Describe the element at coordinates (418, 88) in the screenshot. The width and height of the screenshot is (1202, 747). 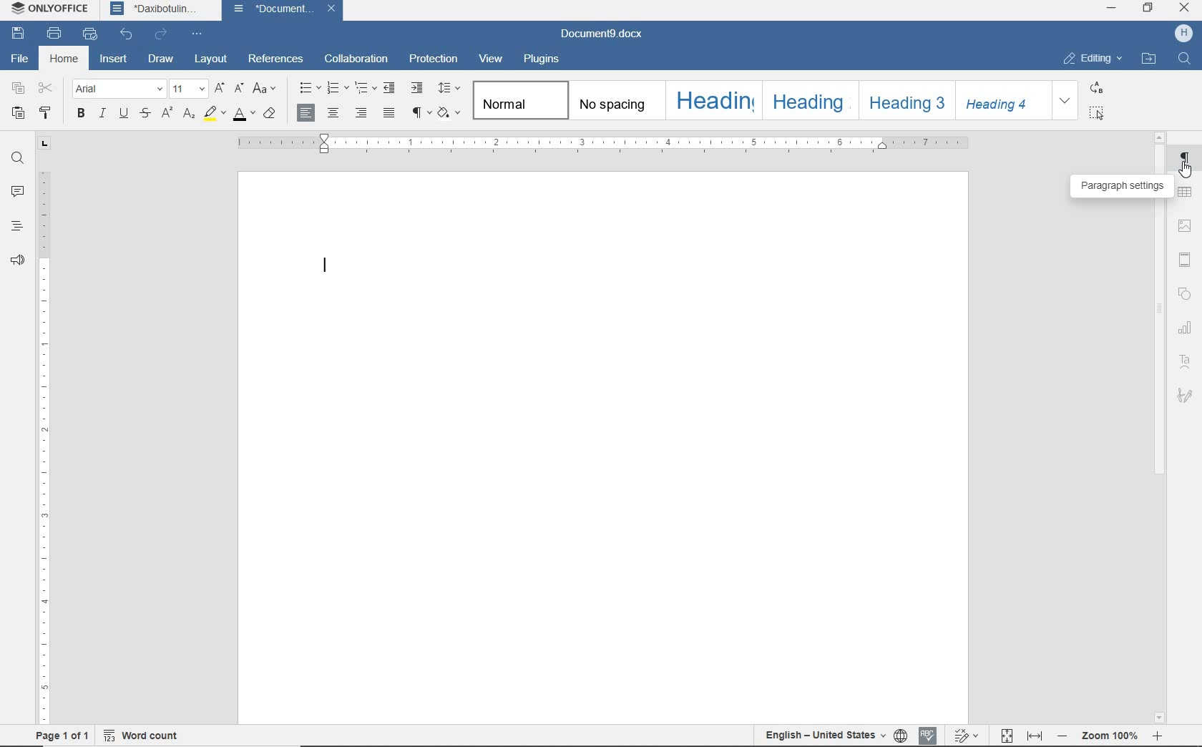
I see `increase indent` at that location.